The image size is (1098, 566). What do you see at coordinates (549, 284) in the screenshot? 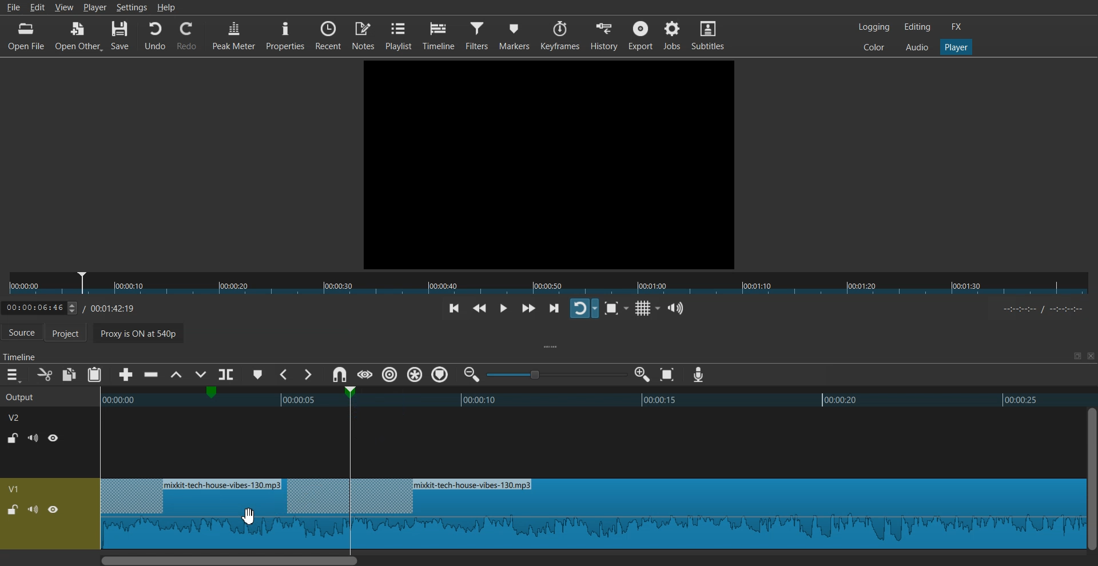
I see `Slider` at bounding box center [549, 284].